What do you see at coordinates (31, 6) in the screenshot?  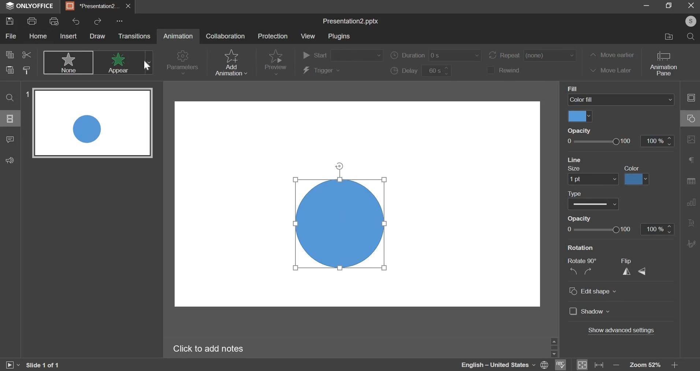 I see `ONLYOFFICE` at bounding box center [31, 6].